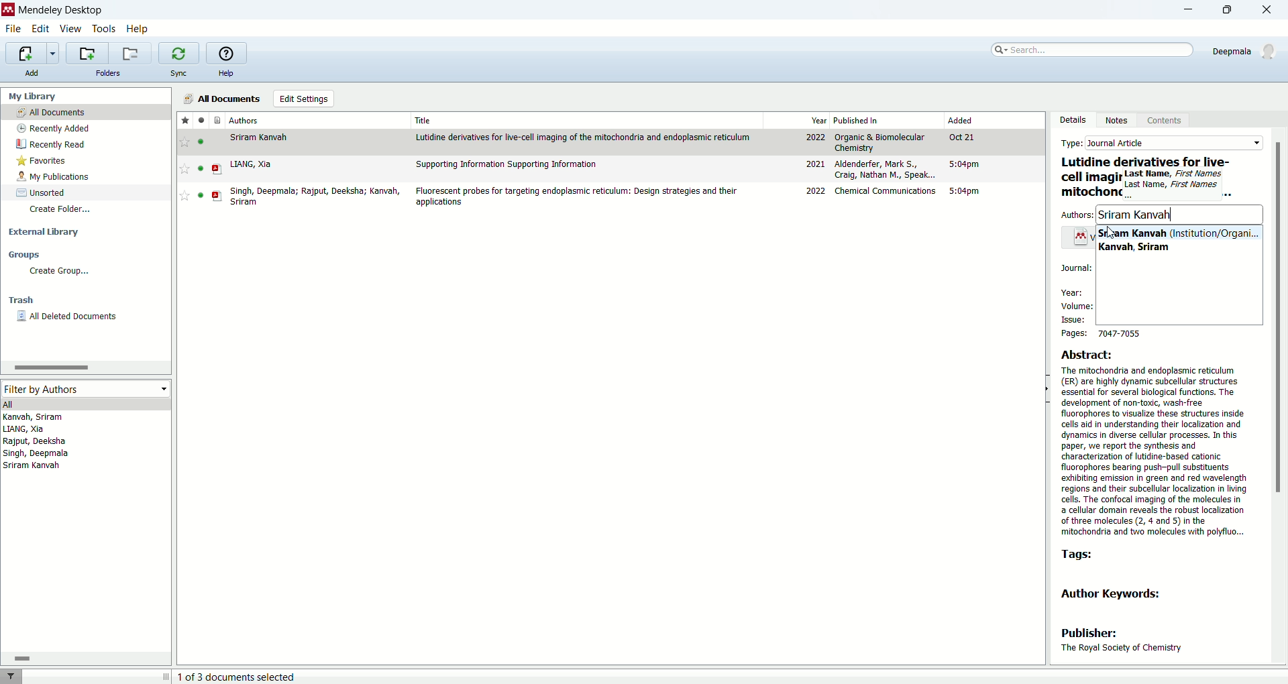 This screenshot has height=684, width=1288. Describe the element at coordinates (252, 164) in the screenshot. I see `LIANG, Xia` at that location.